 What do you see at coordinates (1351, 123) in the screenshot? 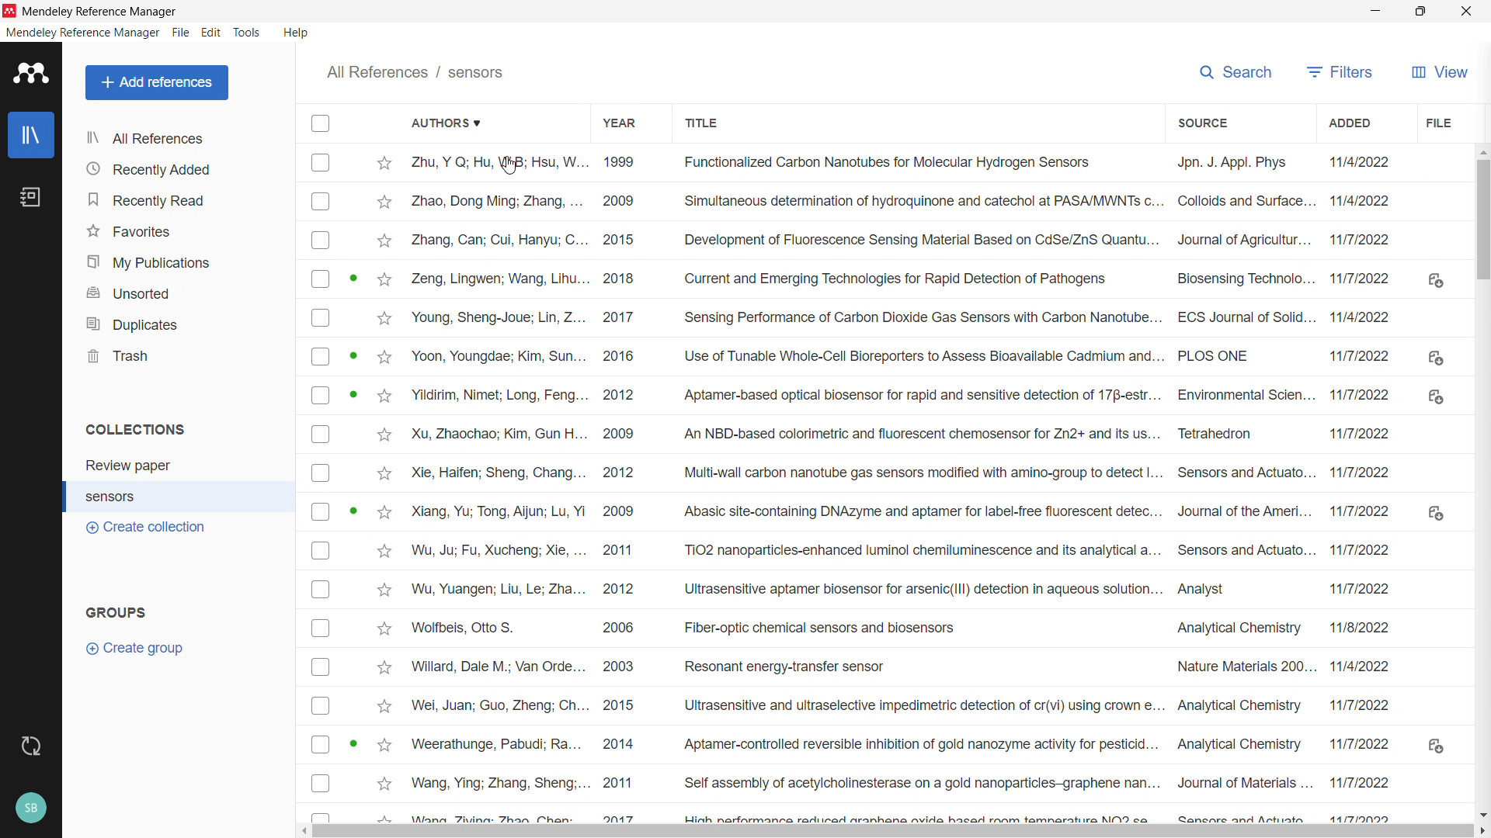
I see `Sort by date added ` at bounding box center [1351, 123].